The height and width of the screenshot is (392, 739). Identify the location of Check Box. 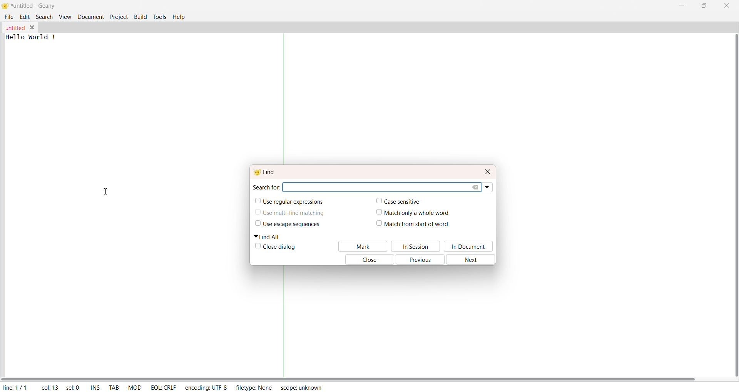
(256, 213).